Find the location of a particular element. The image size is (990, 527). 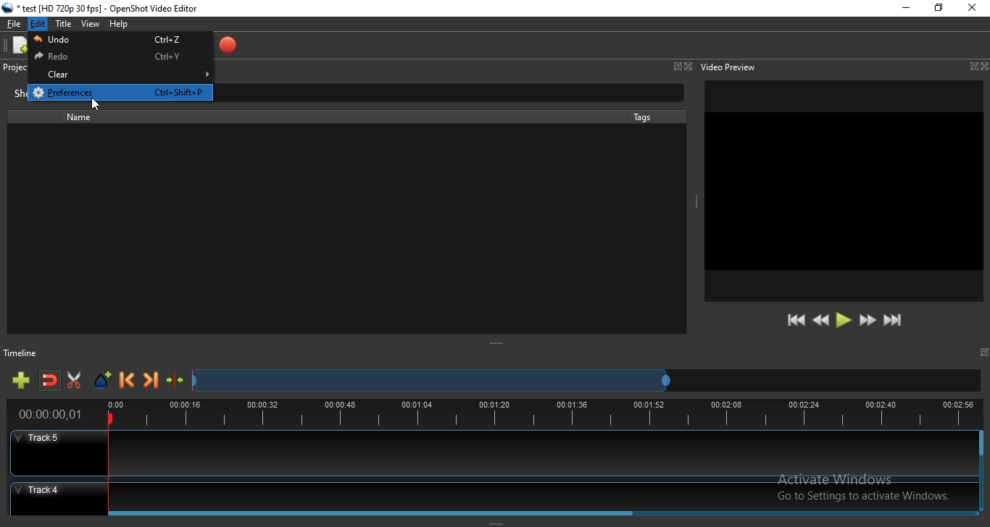

Centre the timeline on the playhead is located at coordinates (175, 383).